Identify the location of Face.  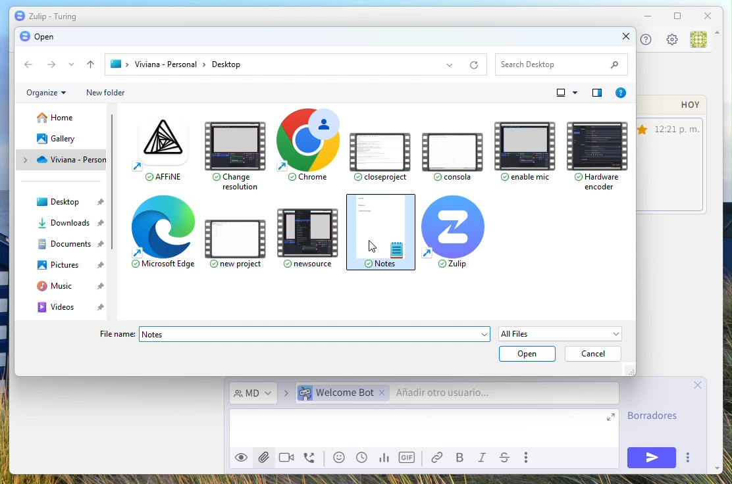
(341, 458).